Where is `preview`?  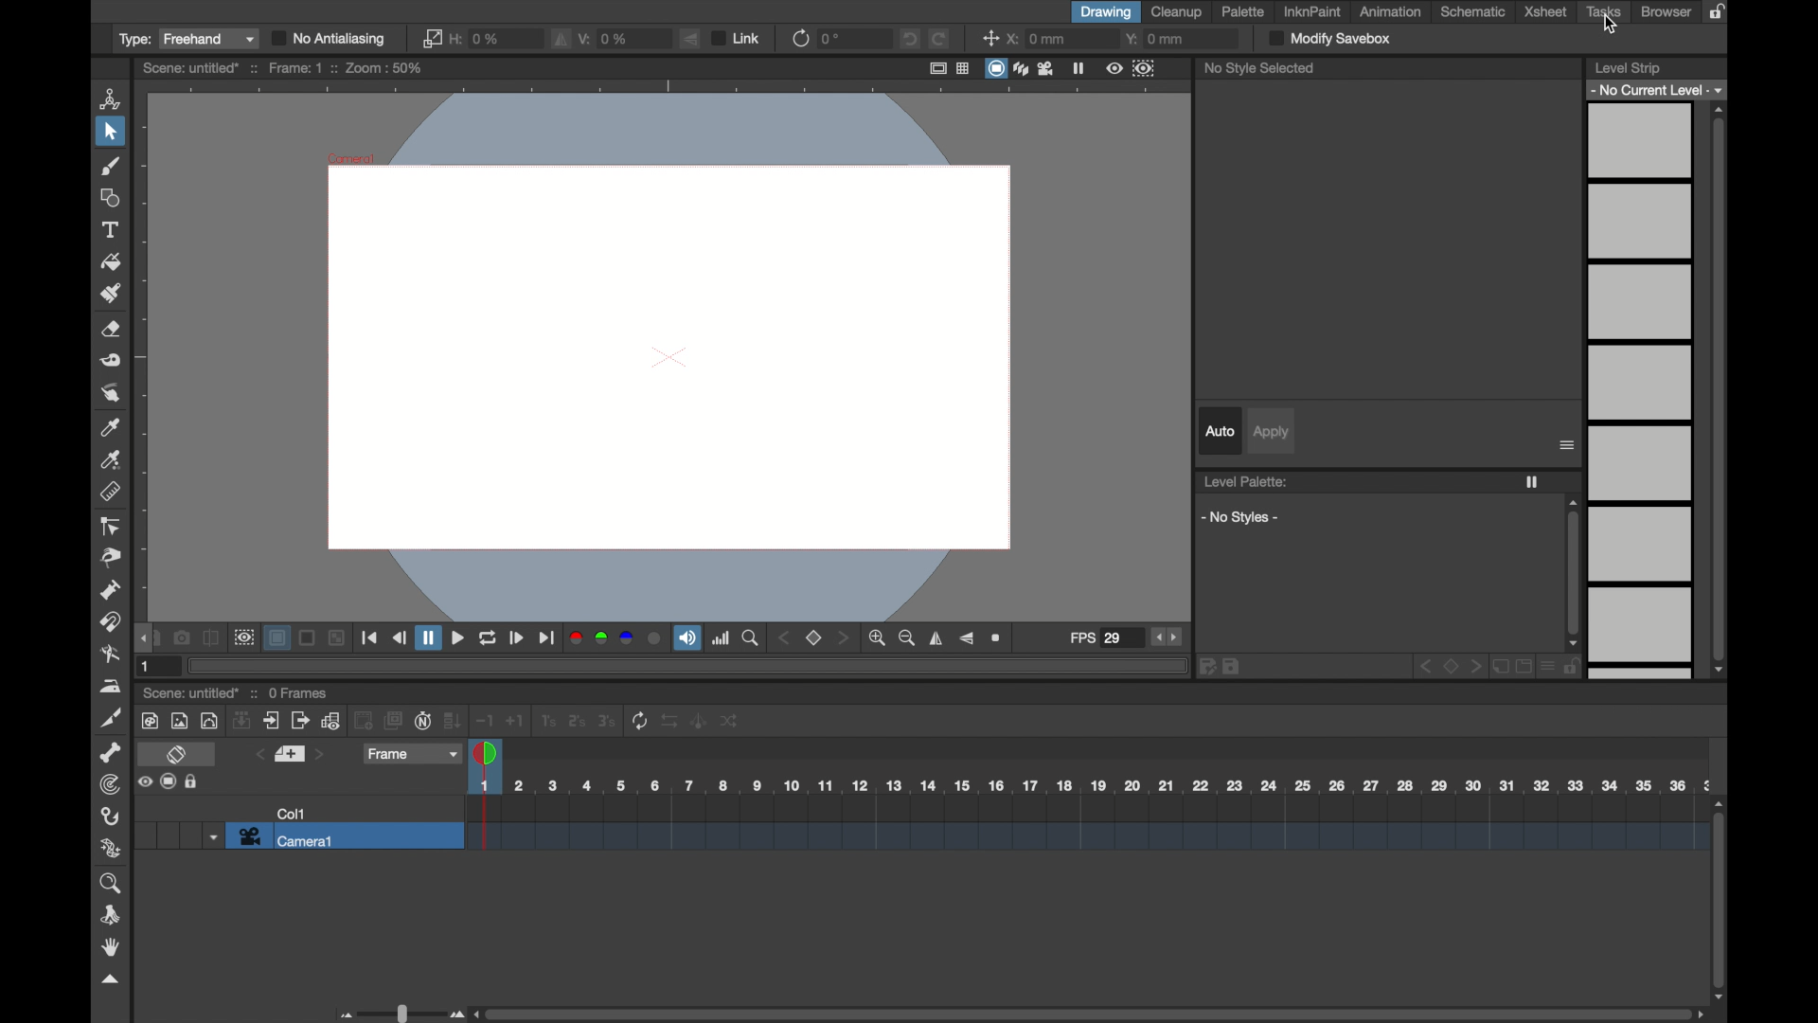
preview is located at coordinates (1114, 67).